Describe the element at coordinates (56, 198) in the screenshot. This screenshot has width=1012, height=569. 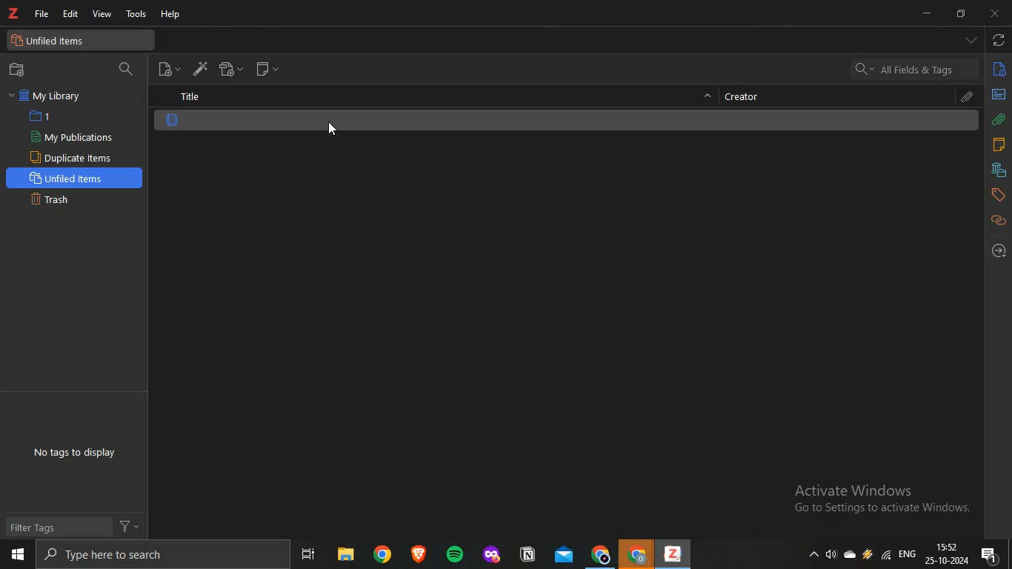
I see `Trash` at that location.